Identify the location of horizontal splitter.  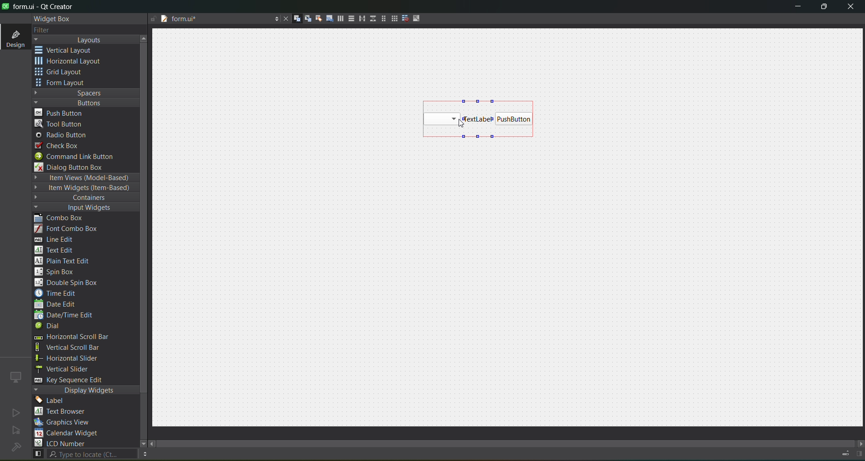
(360, 19).